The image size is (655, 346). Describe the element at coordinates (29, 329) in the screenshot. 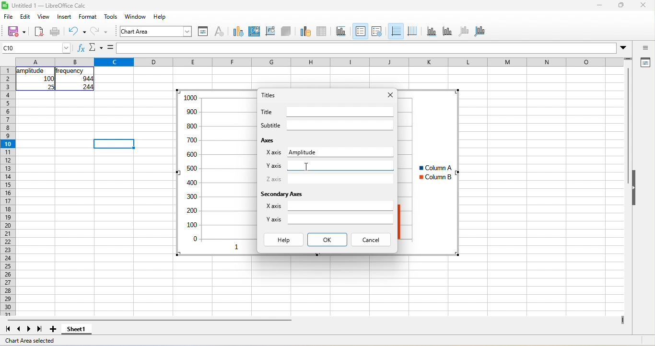

I see `next sheet` at that location.